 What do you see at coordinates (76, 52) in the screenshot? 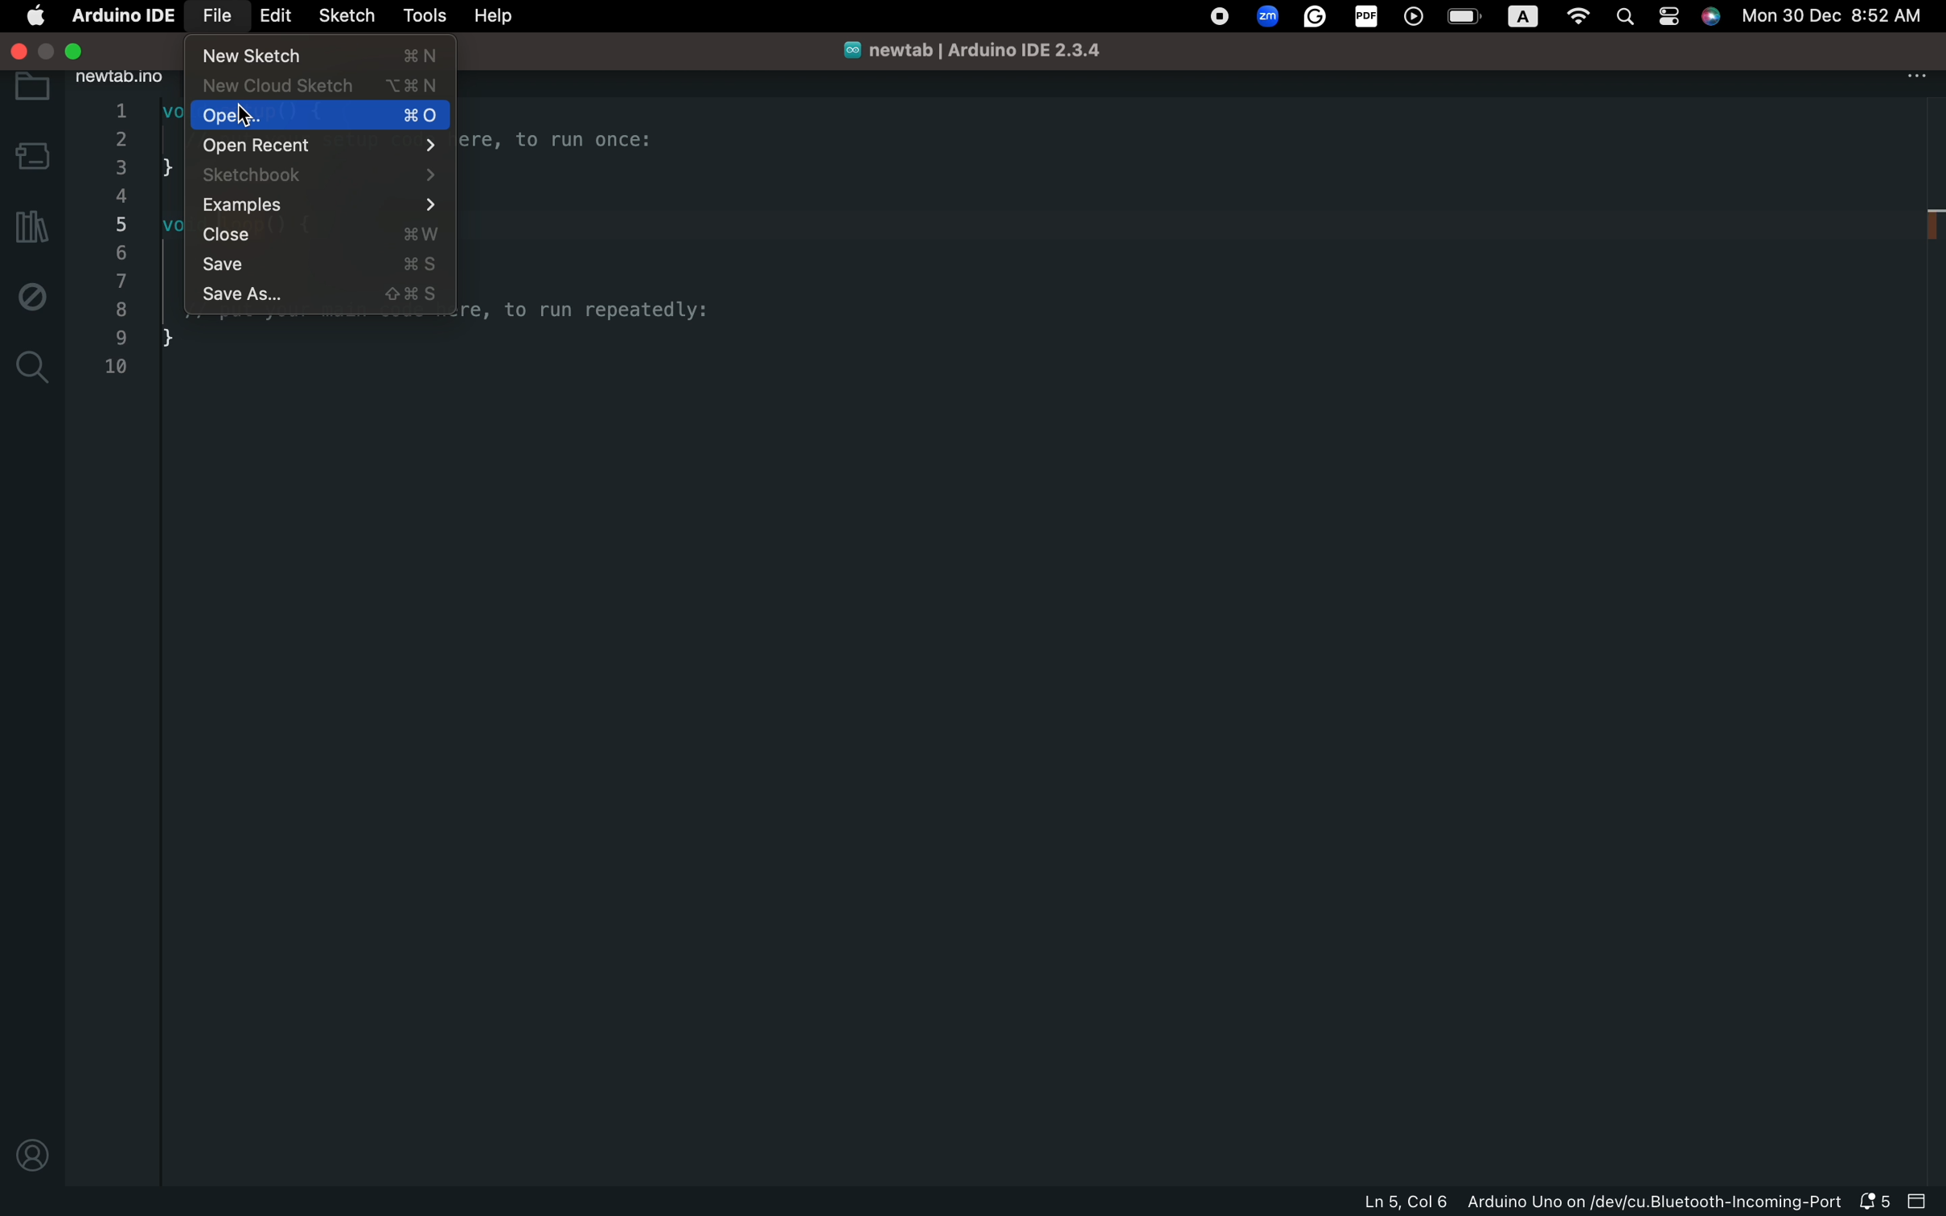
I see `exit full screen` at bounding box center [76, 52].